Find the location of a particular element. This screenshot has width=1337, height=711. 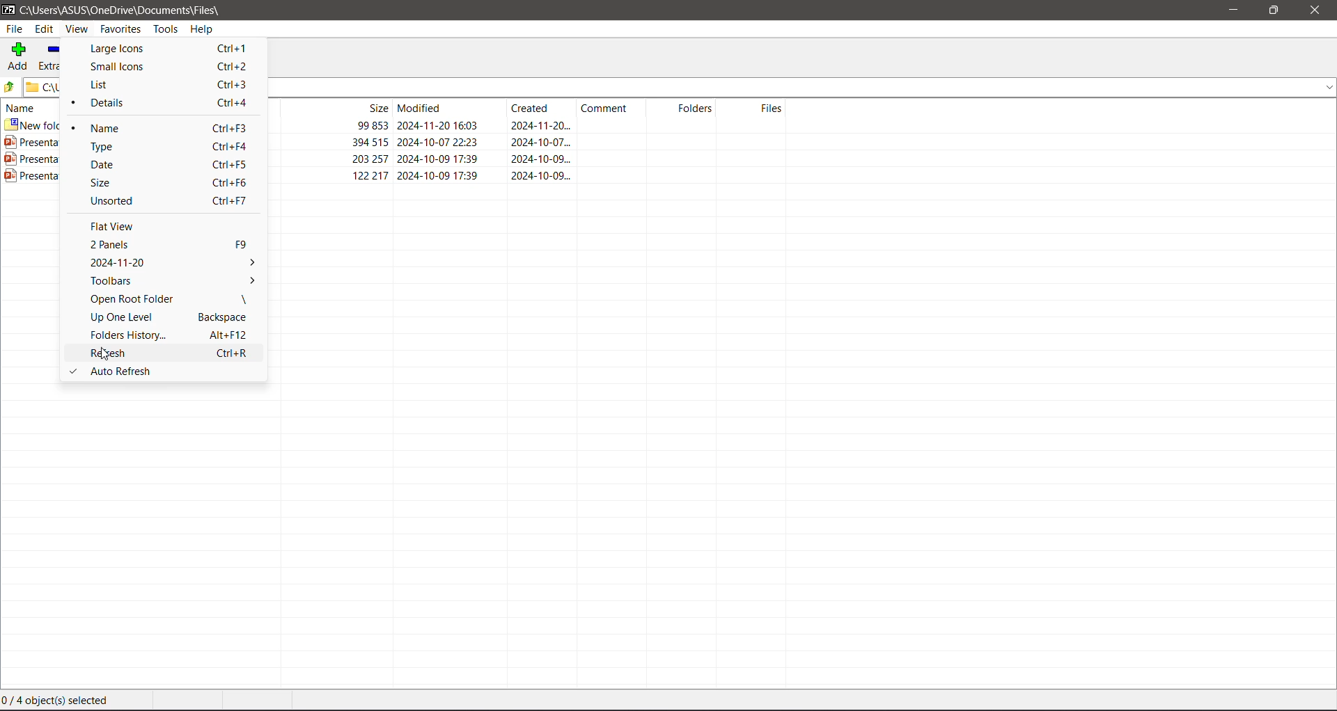

Current Folder Path is located at coordinates (124, 8).